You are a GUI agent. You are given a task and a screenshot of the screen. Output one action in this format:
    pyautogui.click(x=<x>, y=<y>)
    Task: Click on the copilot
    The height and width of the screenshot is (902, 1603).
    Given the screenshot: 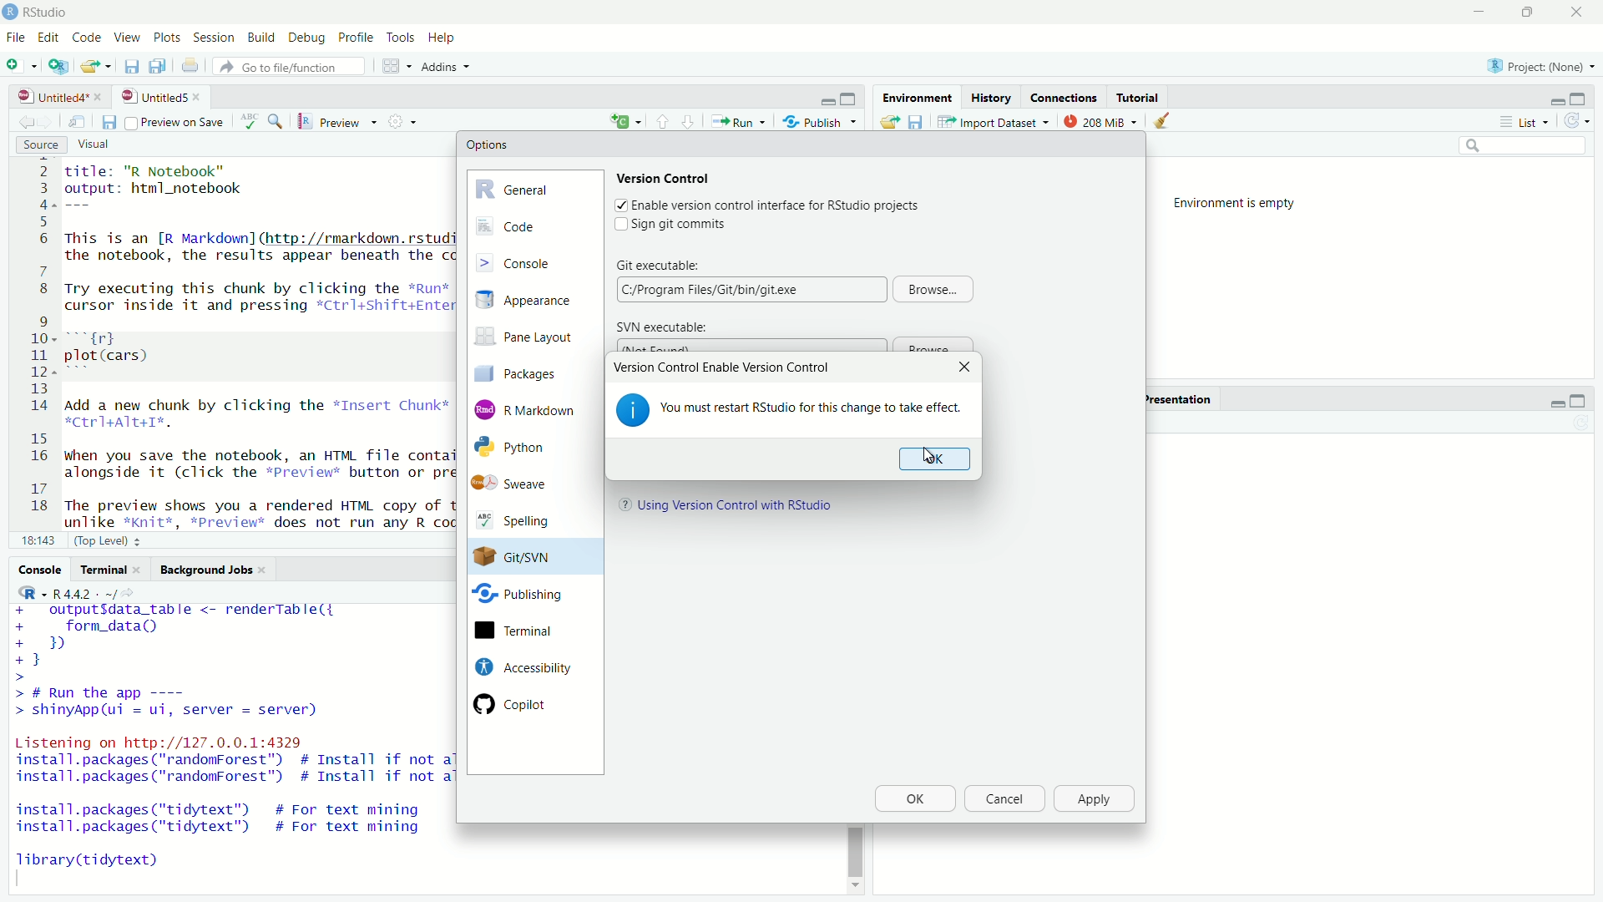 What is the action you would take?
    pyautogui.click(x=524, y=703)
    